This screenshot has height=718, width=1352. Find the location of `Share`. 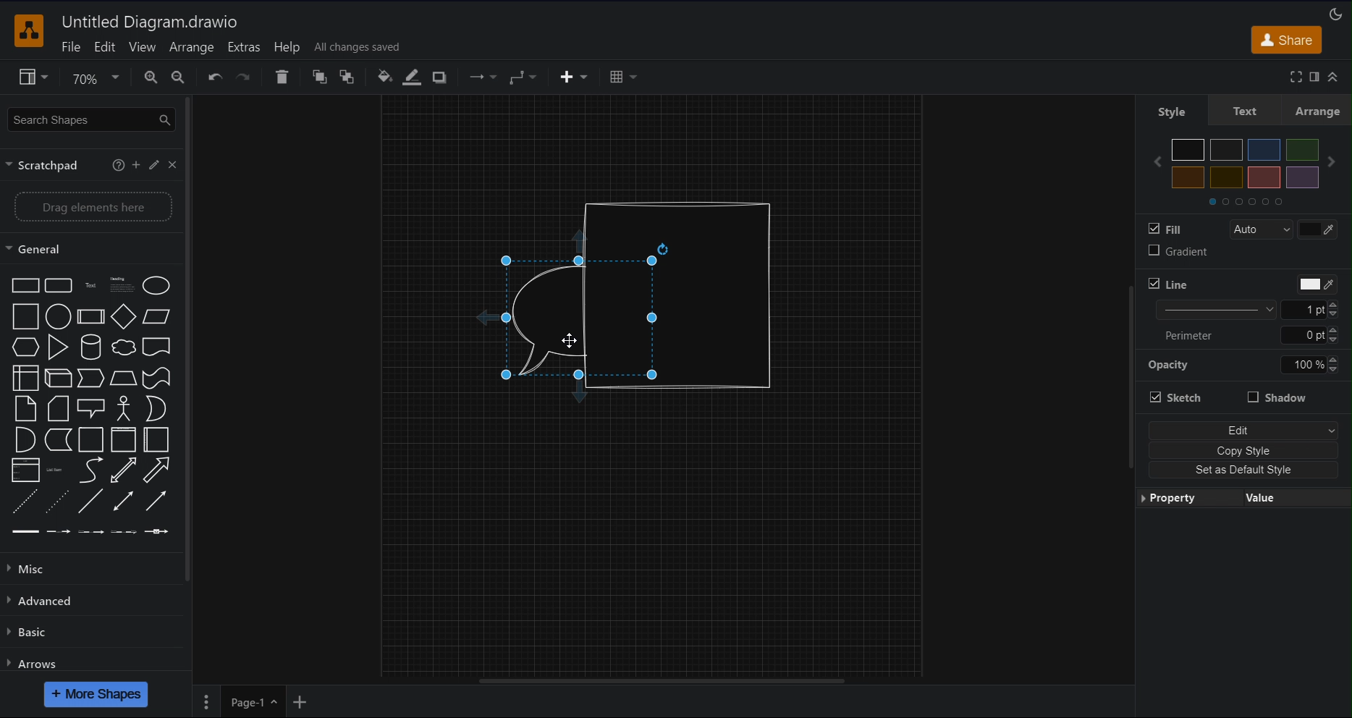

Share is located at coordinates (1286, 40).